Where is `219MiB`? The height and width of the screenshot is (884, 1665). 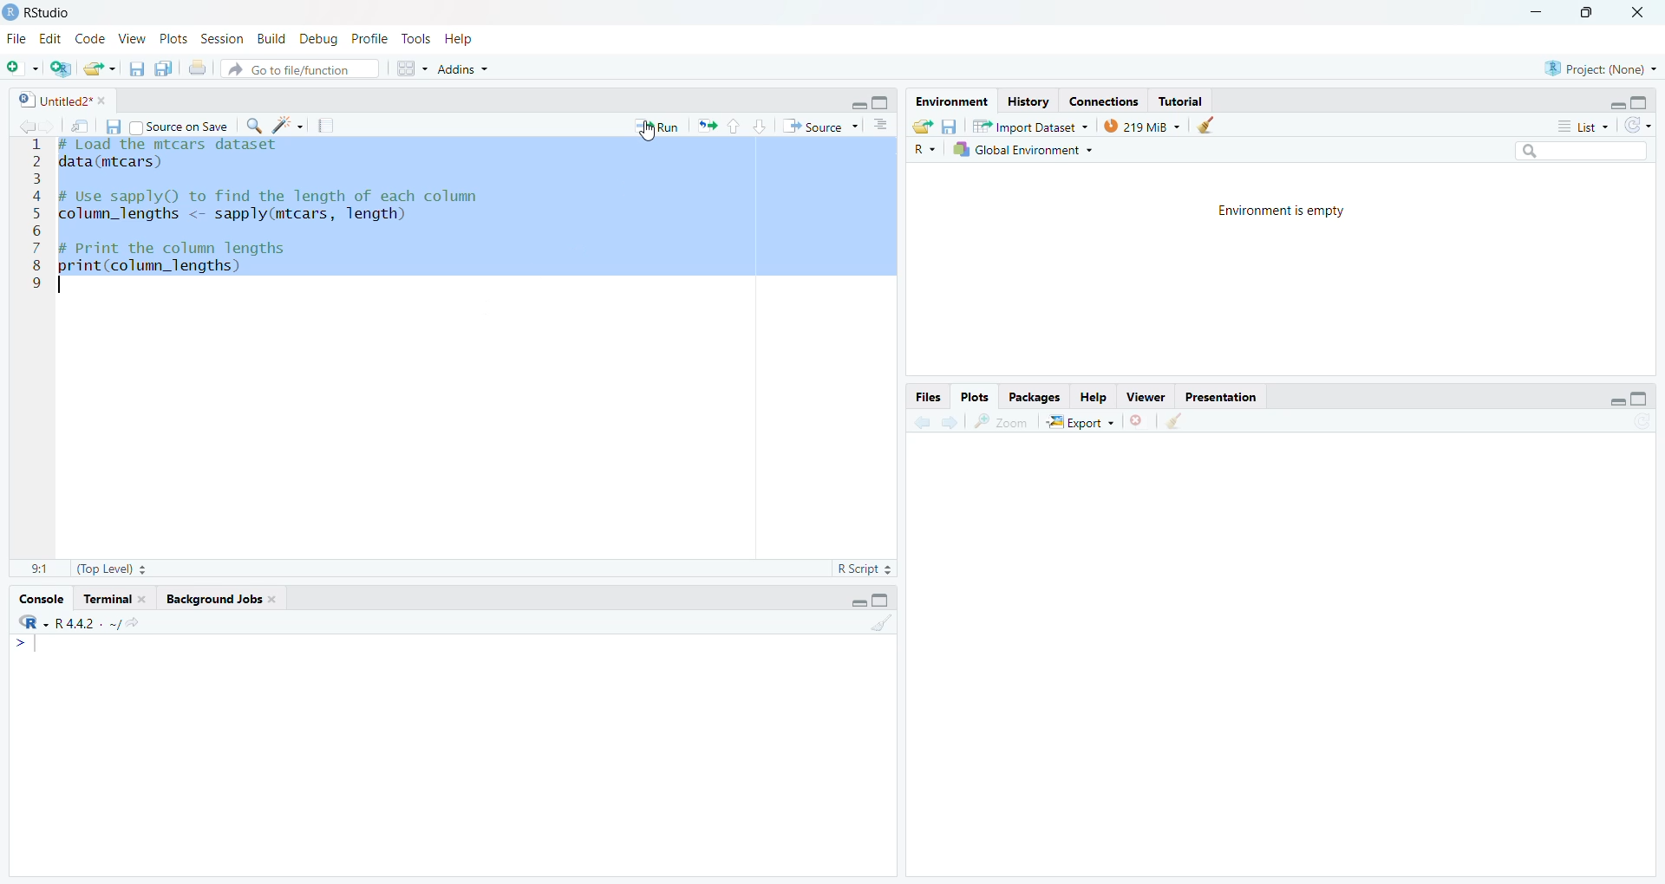
219MiB is located at coordinates (1142, 125).